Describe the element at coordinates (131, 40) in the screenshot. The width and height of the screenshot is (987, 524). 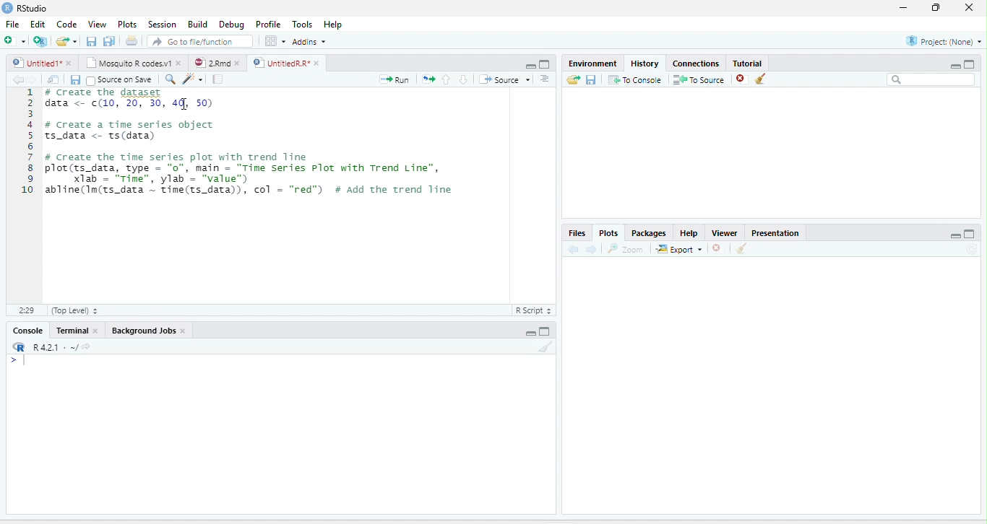
I see `Print the current file` at that location.